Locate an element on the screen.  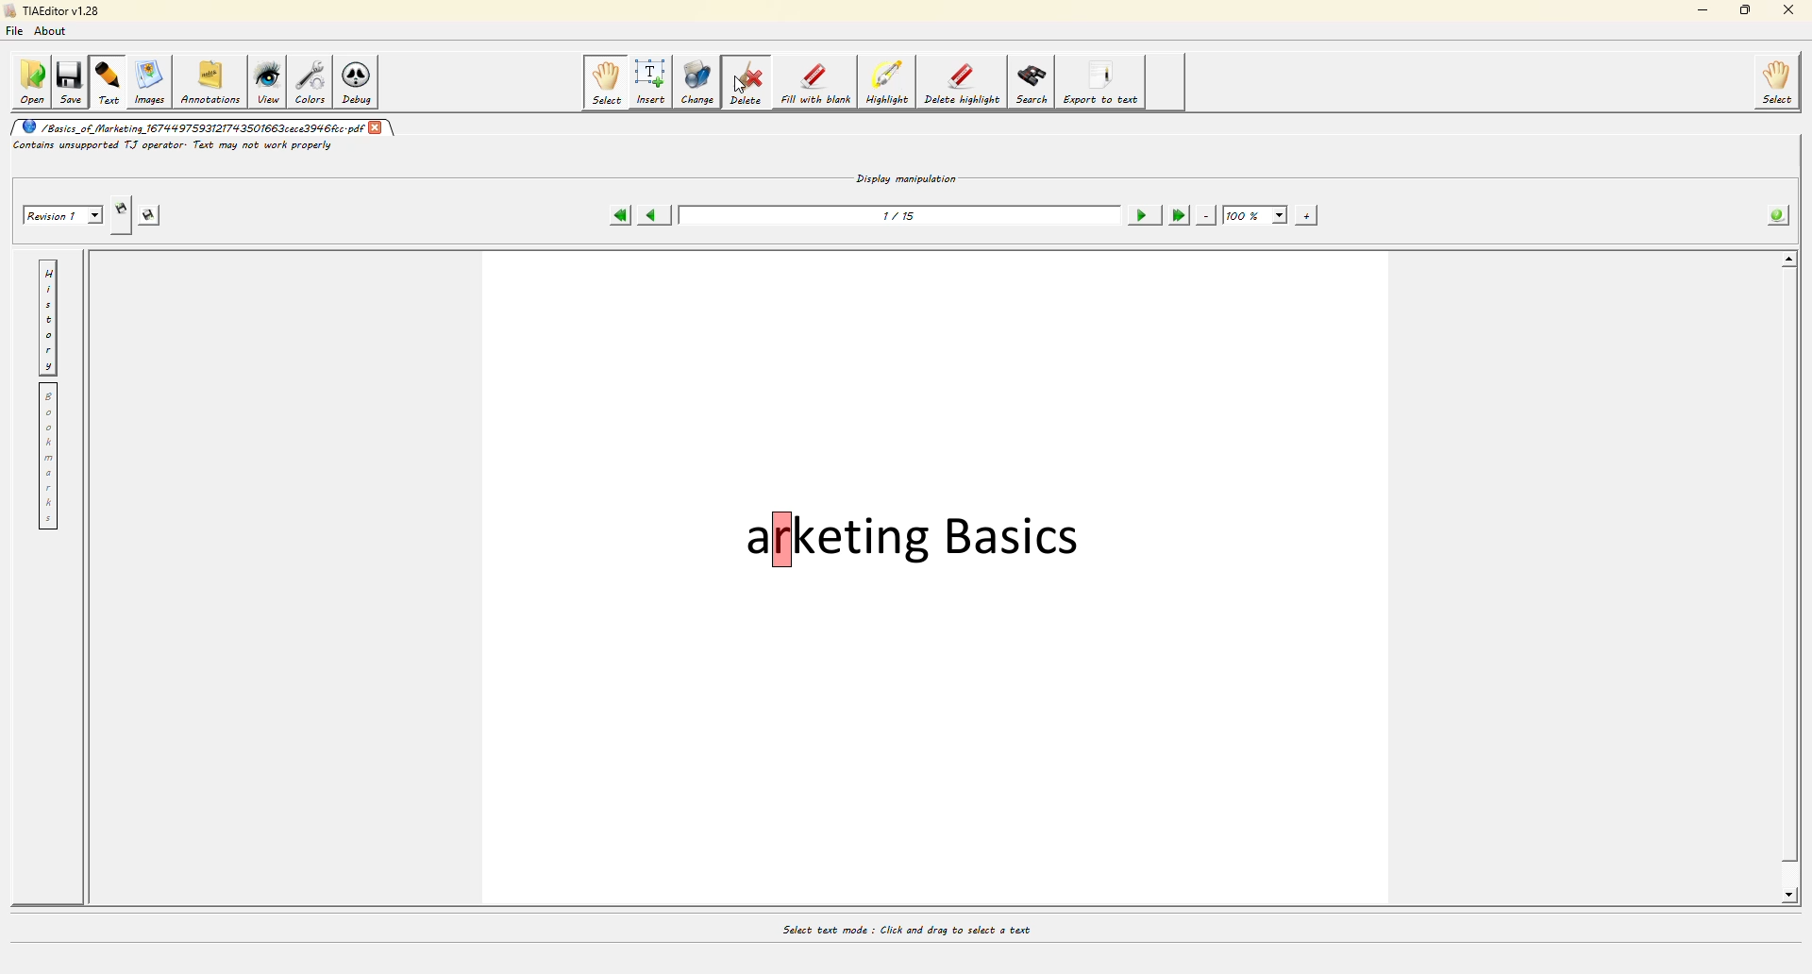
maximize is located at coordinates (1742, 12).